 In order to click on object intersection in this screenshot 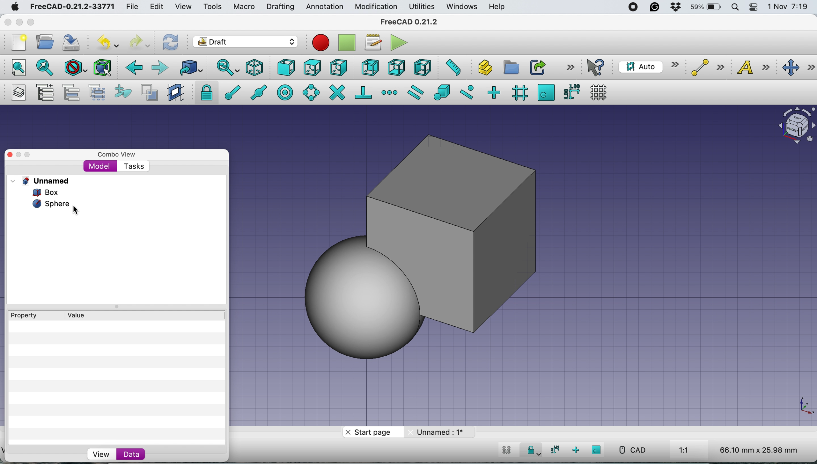, I will do `click(796, 124)`.